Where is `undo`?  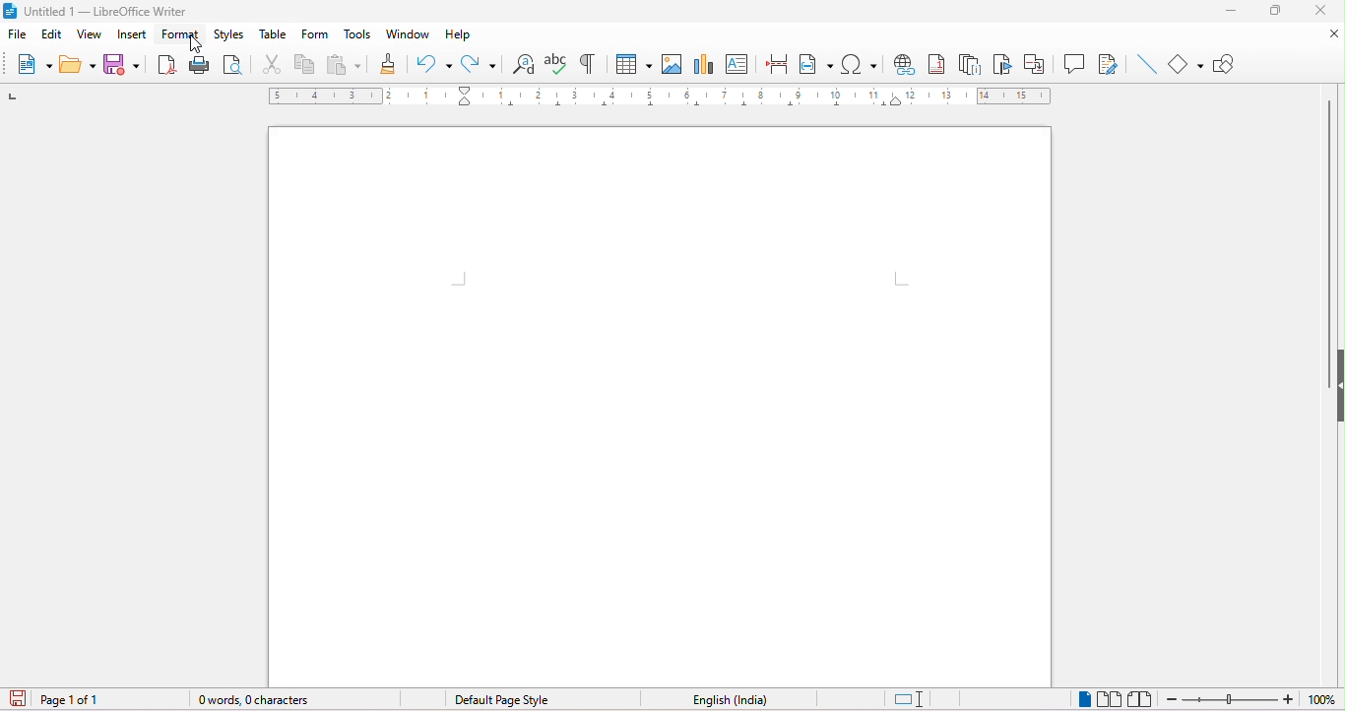 undo is located at coordinates (433, 63).